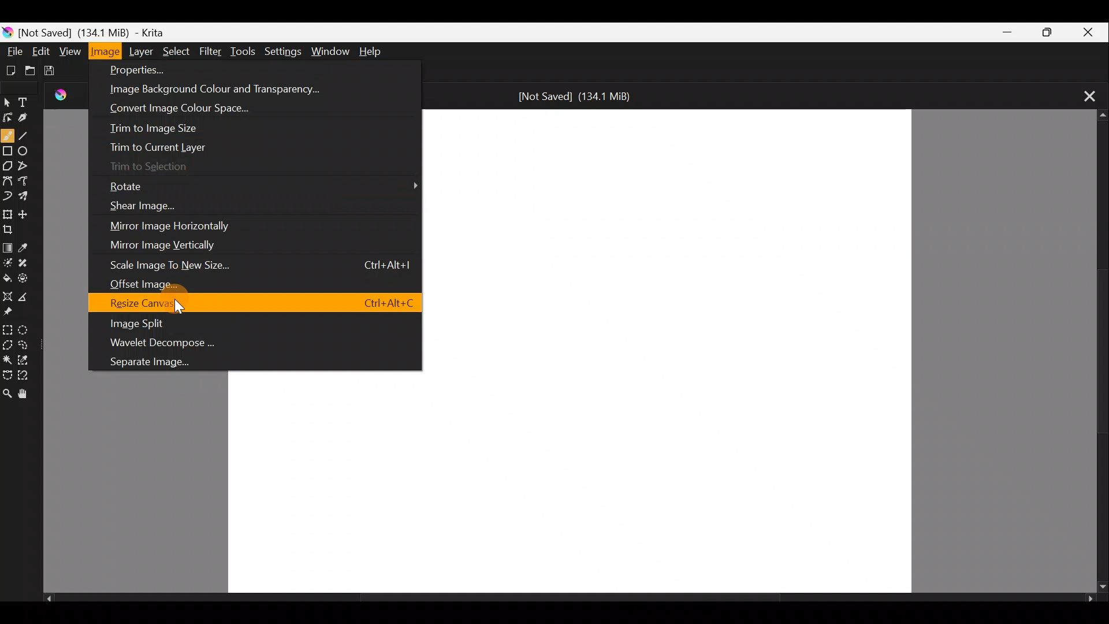  What do you see at coordinates (28, 376) in the screenshot?
I see `Magnetic curve selection tool` at bounding box center [28, 376].